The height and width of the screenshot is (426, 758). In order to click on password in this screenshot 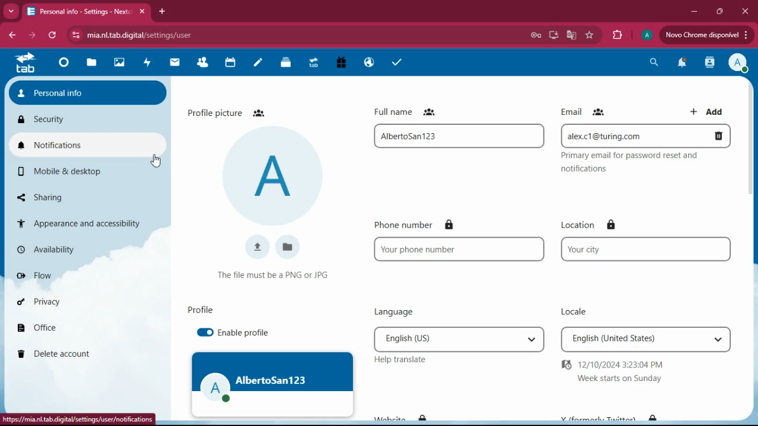, I will do `click(535, 35)`.